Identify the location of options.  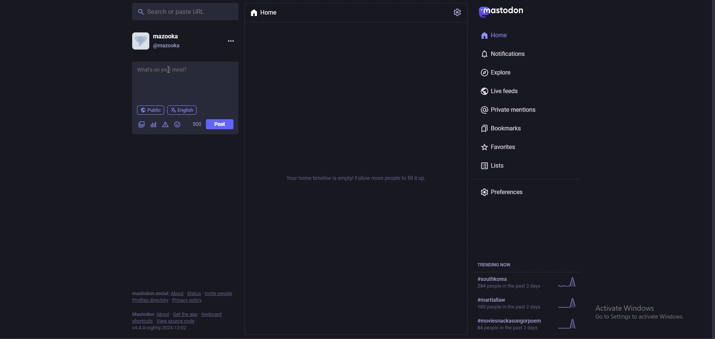
(232, 41).